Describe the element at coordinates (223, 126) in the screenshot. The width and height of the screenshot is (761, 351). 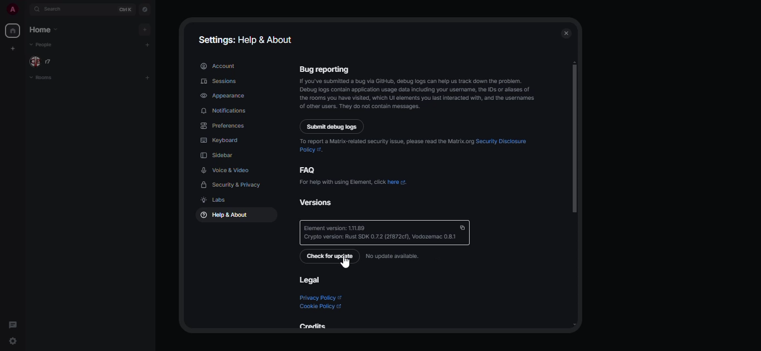
I see `preferences` at that location.